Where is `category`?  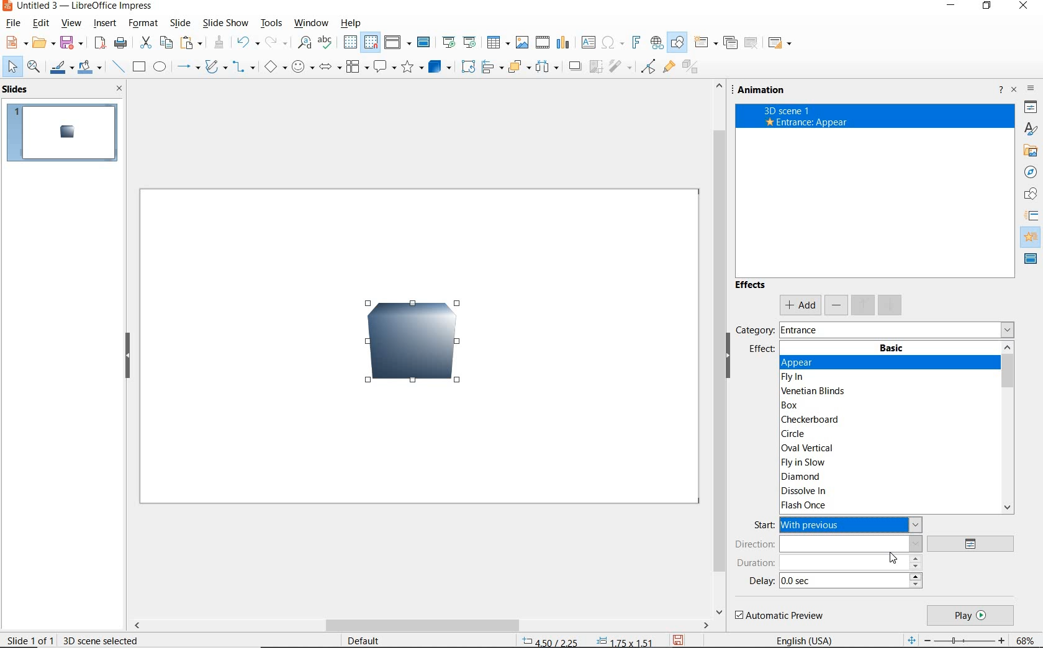
category is located at coordinates (754, 330).